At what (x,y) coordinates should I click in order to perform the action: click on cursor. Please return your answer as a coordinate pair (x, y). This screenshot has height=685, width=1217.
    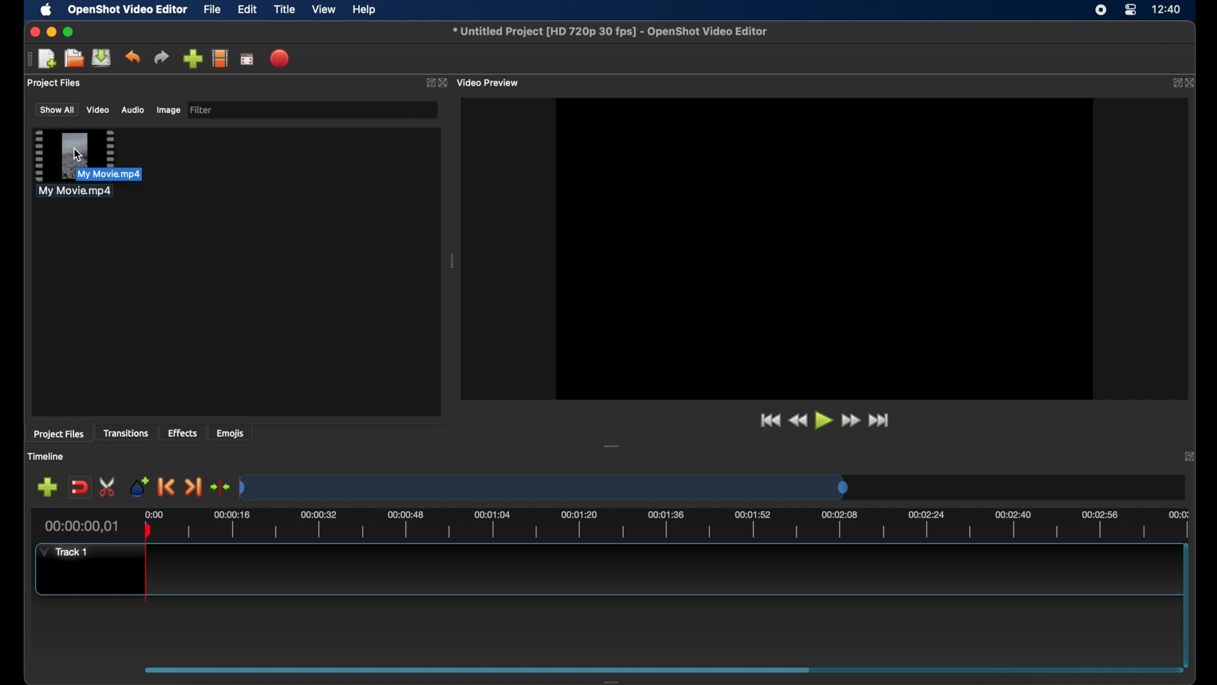
    Looking at the image, I should click on (75, 153).